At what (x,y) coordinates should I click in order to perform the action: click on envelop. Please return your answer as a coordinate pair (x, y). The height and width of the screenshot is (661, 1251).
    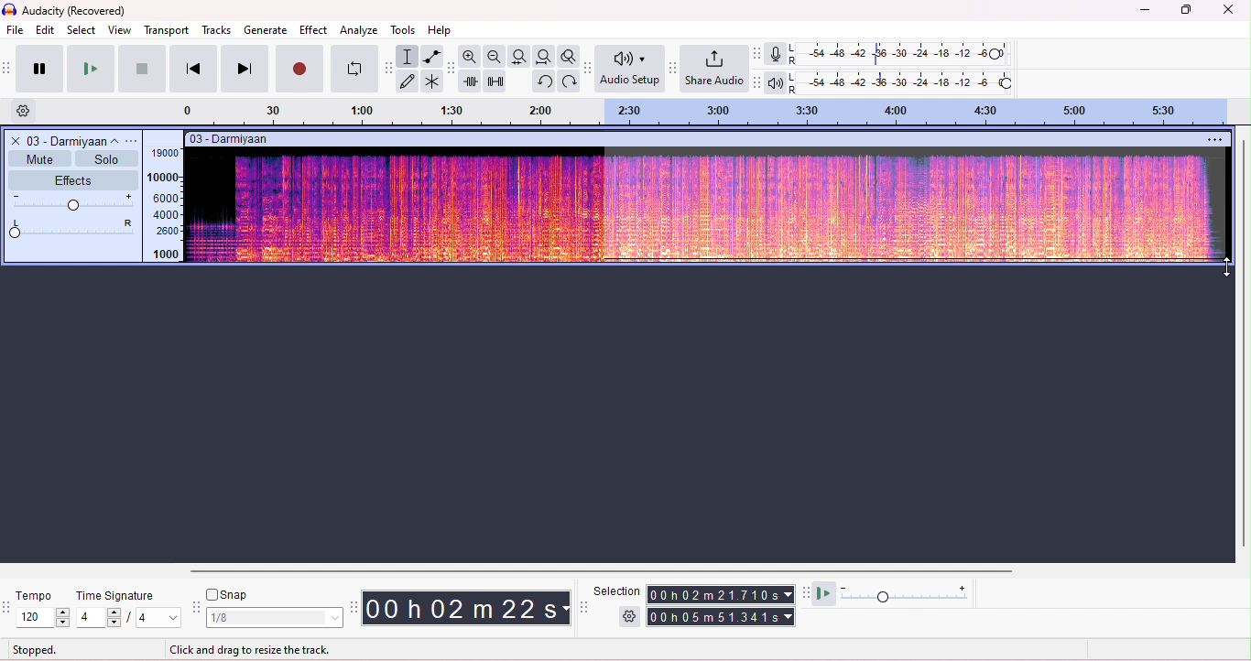
    Looking at the image, I should click on (430, 56).